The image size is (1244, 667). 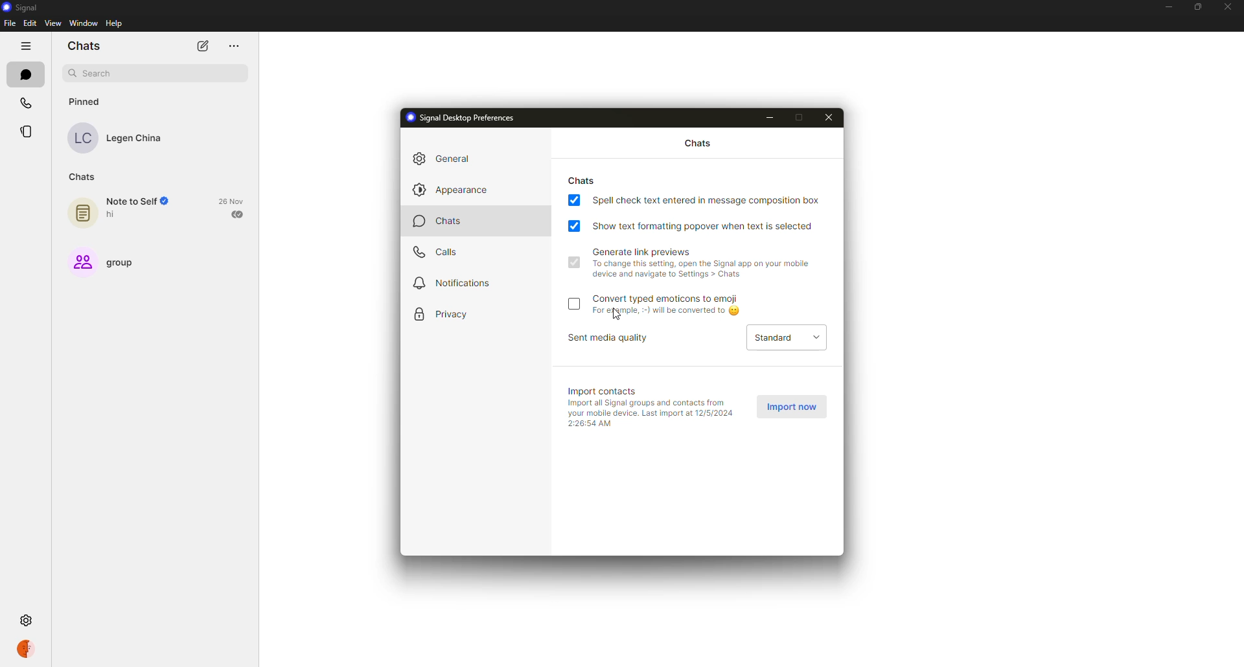 I want to click on file, so click(x=10, y=23).